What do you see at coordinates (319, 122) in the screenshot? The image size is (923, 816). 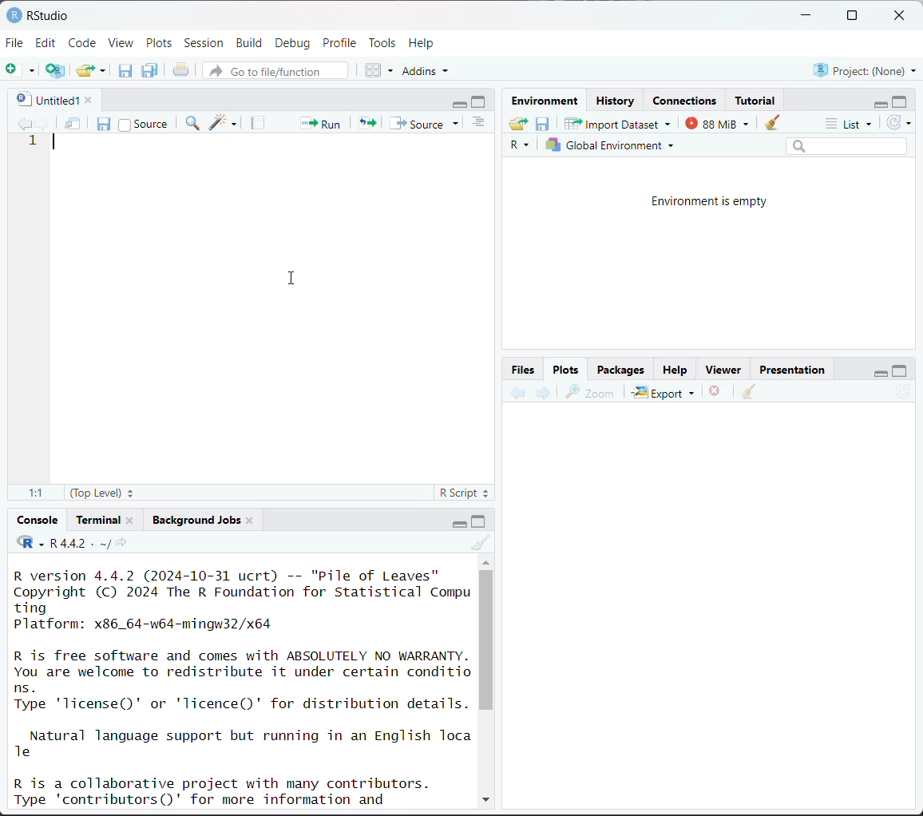 I see `run` at bounding box center [319, 122].